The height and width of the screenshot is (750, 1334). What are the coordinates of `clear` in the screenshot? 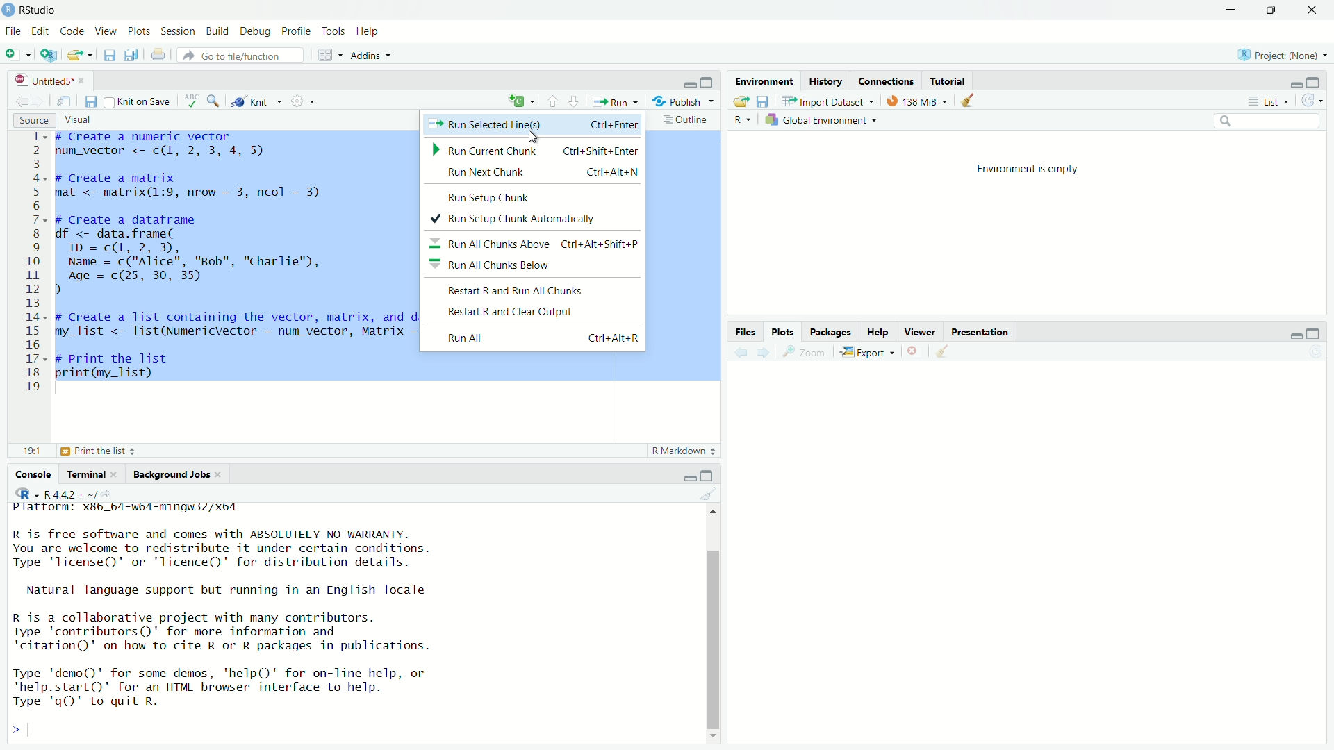 It's located at (971, 101).